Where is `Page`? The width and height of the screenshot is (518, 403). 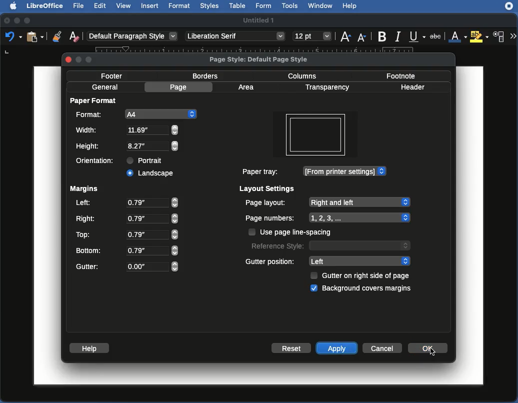
Page is located at coordinates (179, 88).